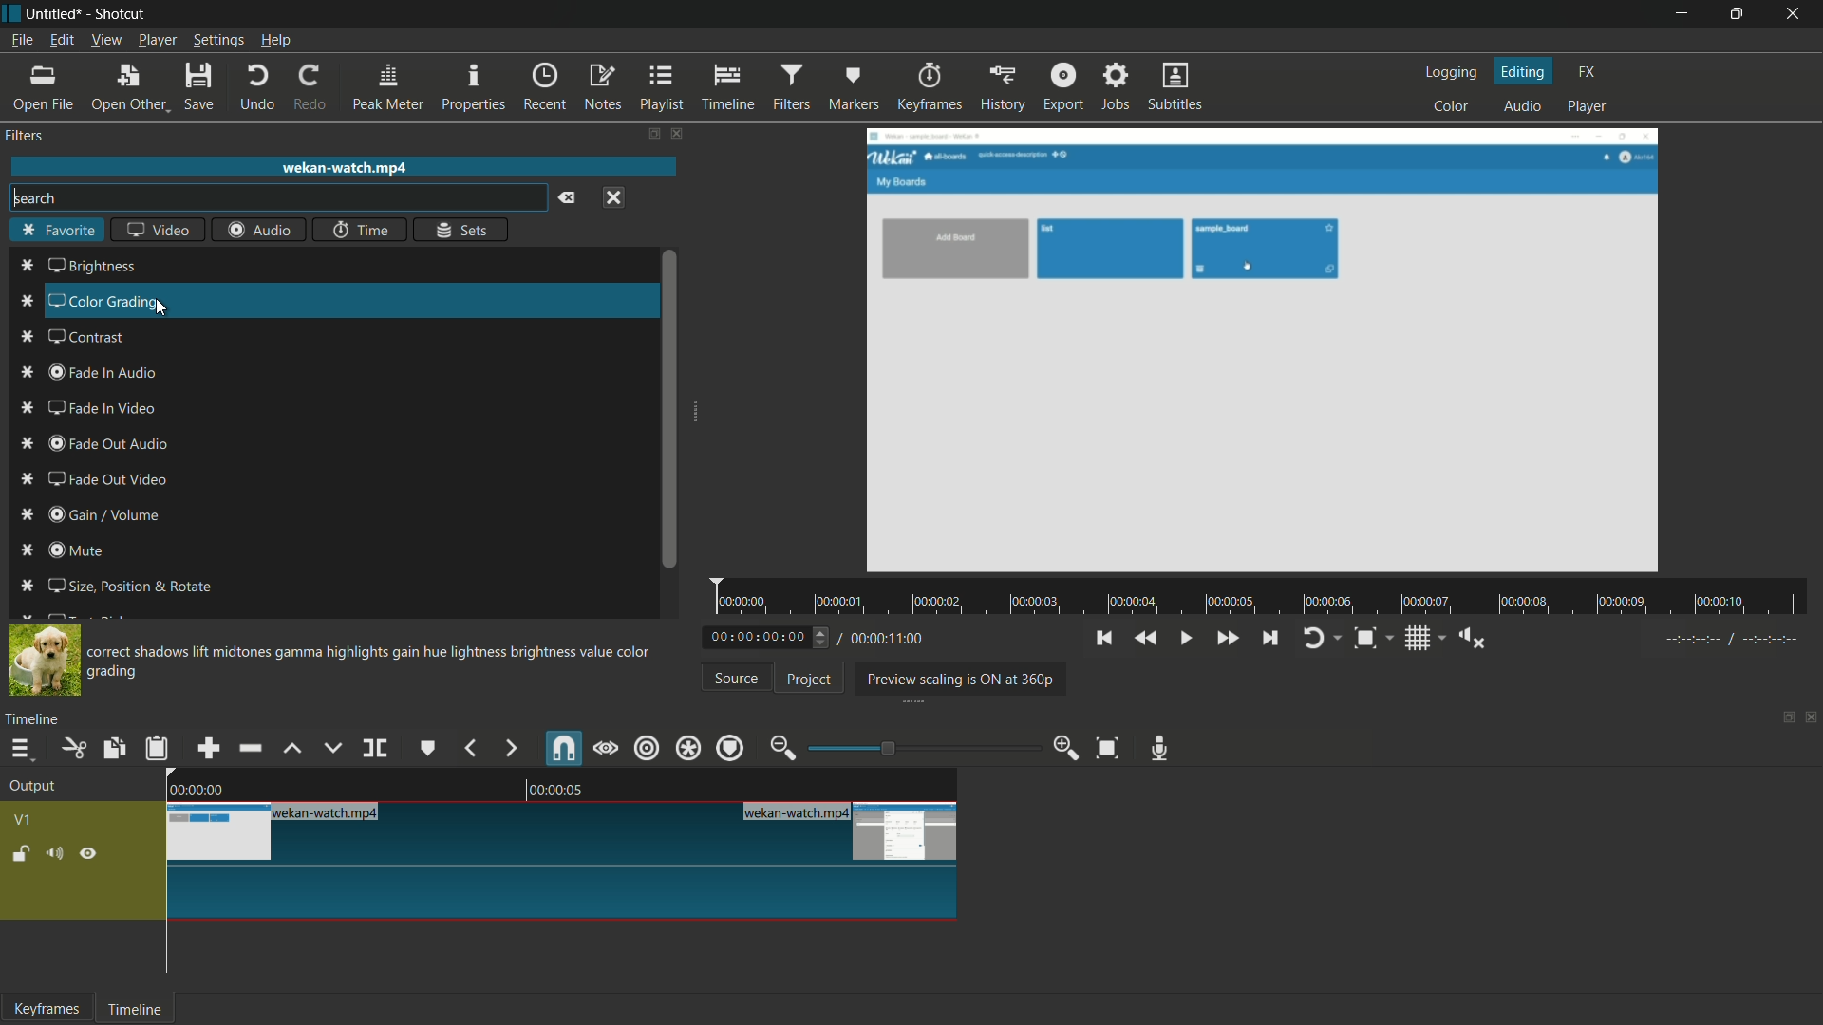 The height and width of the screenshot is (1025, 1823). What do you see at coordinates (76, 748) in the screenshot?
I see `cut` at bounding box center [76, 748].